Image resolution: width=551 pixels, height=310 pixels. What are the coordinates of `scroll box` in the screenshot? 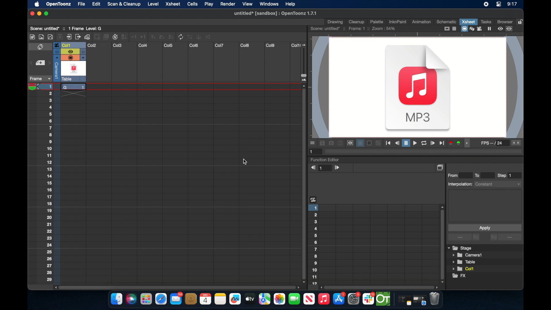 It's located at (380, 287).